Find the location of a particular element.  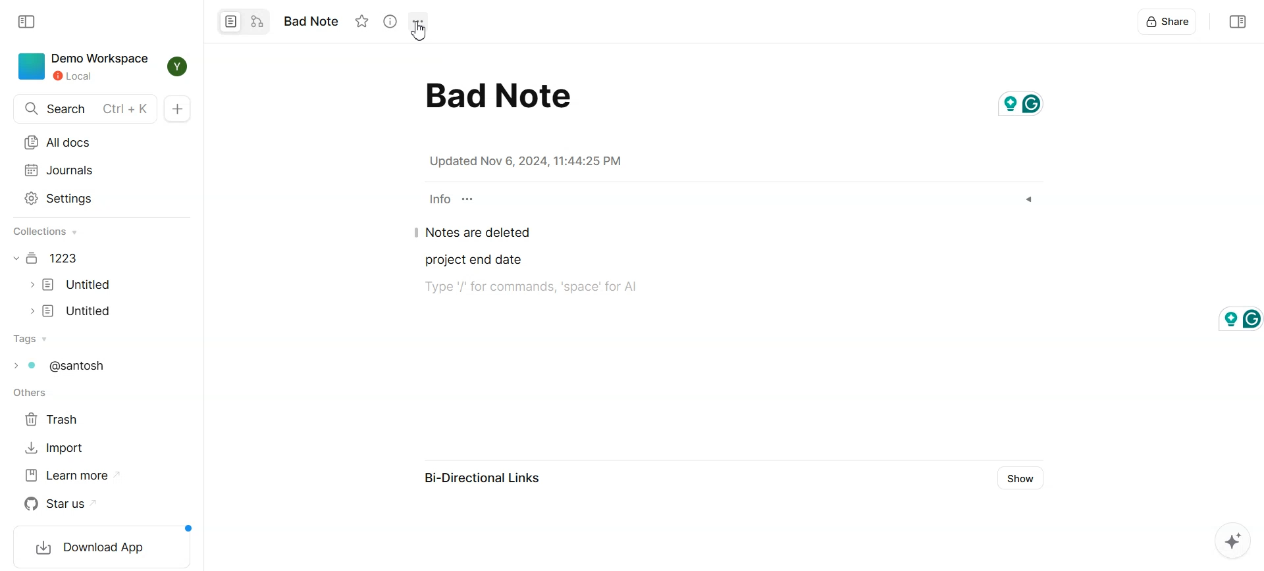

Show is located at coordinates (1018, 478).